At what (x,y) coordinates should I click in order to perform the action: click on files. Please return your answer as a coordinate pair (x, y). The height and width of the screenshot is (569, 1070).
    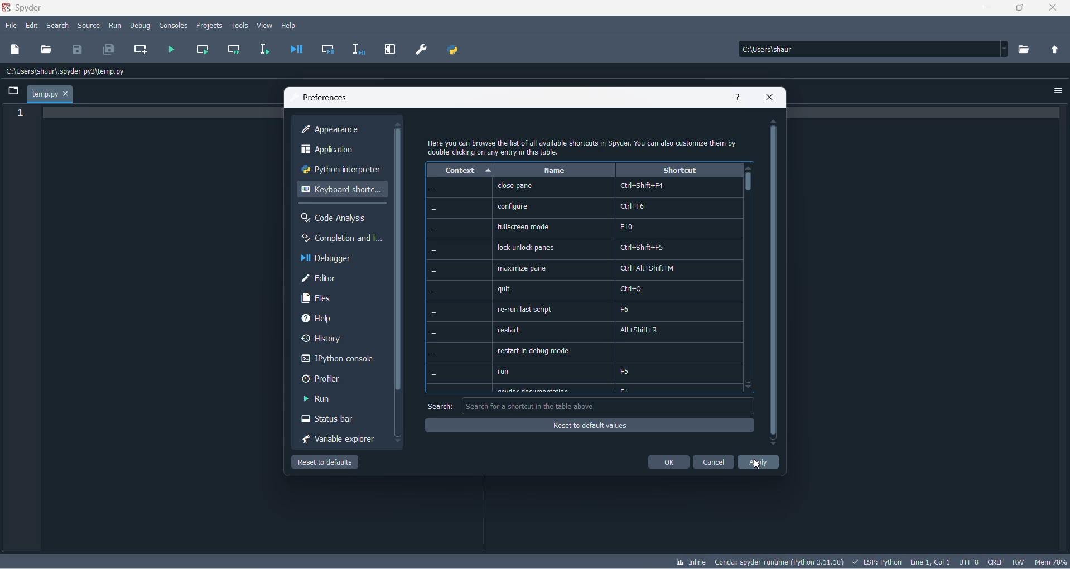
    Looking at the image, I should click on (343, 298).